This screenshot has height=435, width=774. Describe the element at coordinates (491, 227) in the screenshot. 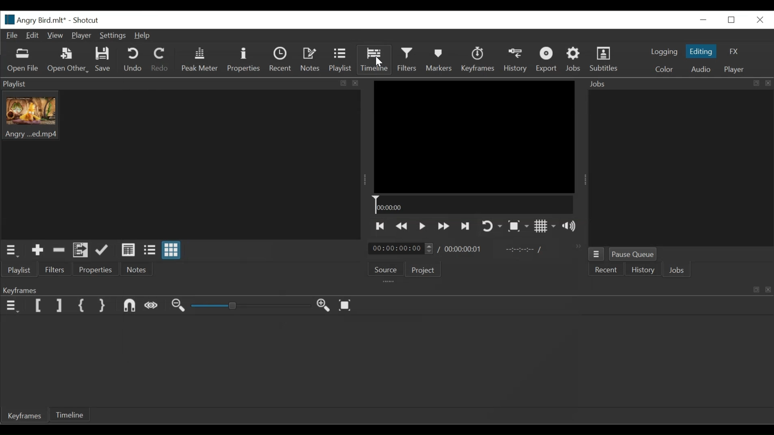

I see `Toggle player on looping` at that location.